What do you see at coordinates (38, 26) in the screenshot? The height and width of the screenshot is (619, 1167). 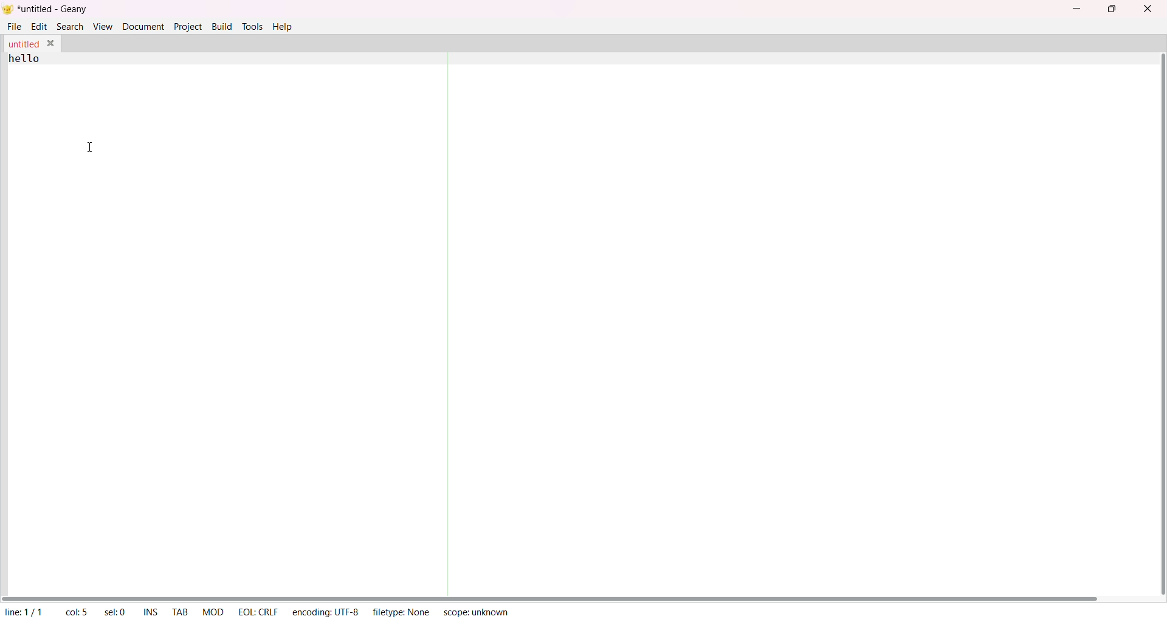 I see `edit` at bounding box center [38, 26].